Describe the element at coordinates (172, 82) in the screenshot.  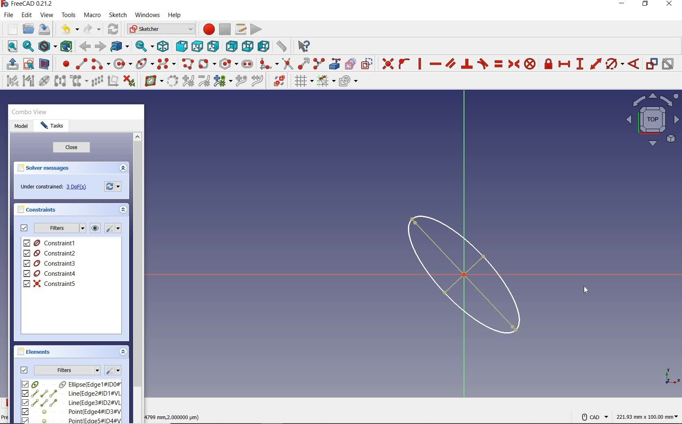
I see `convert geometry to B-spline` at that location.